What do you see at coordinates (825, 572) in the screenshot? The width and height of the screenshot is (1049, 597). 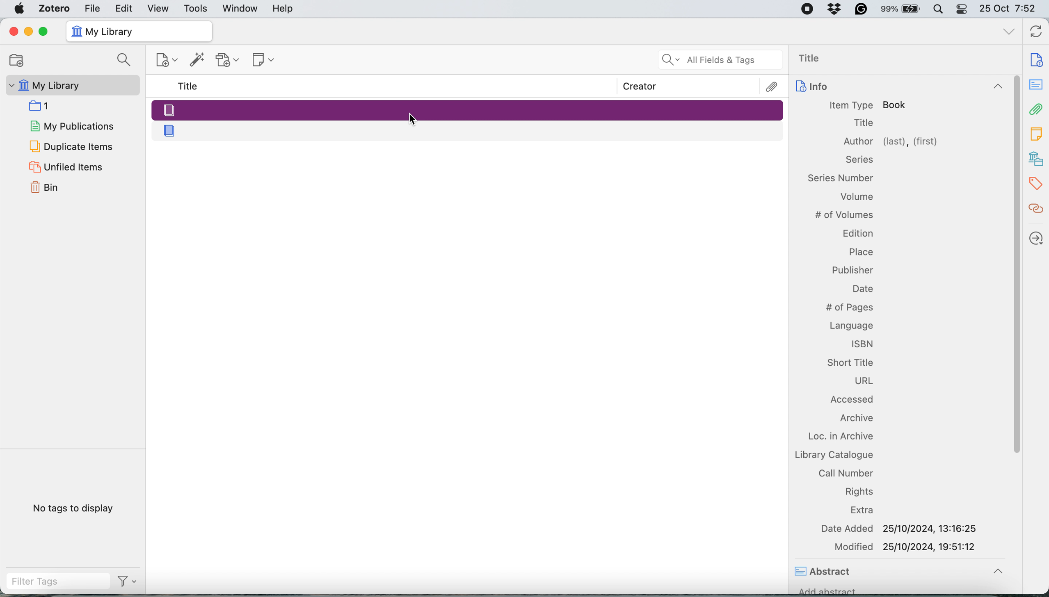 I see `Abstract` at bounding box center [825, 572].